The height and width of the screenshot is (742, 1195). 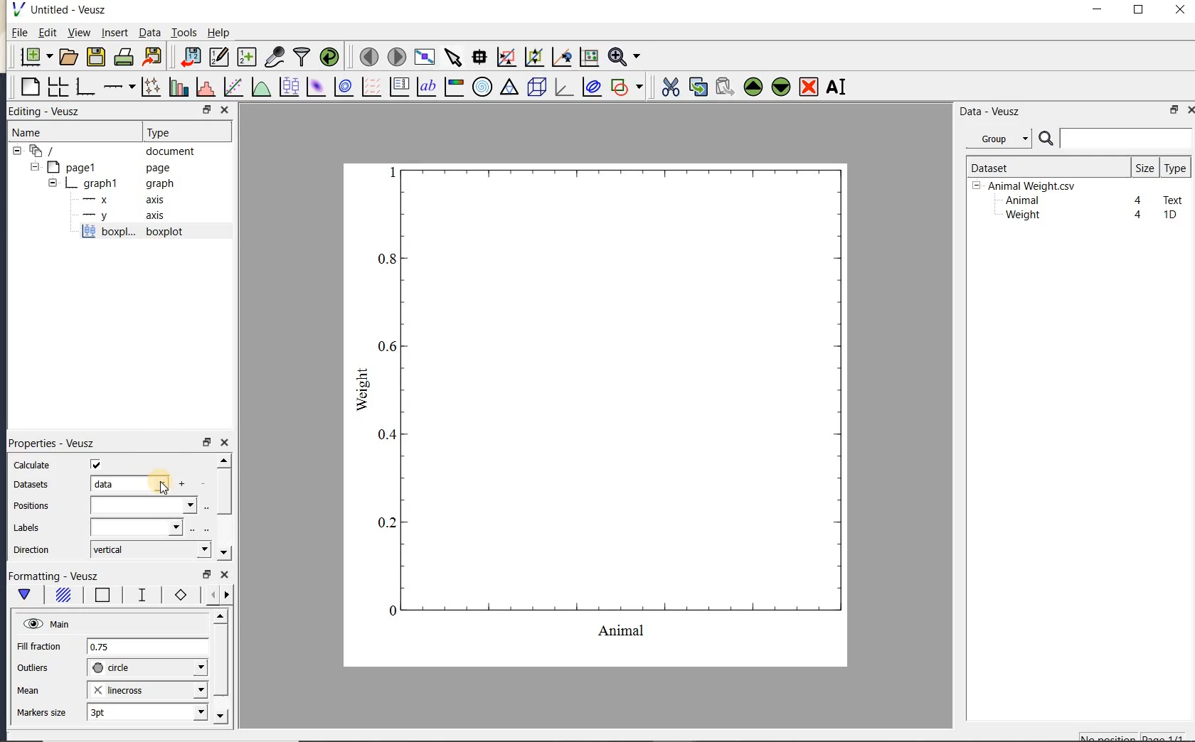 What do you see at coordinates (28, 87) in the screenshot?
I see `blank page` at bounding box center [28, 87].